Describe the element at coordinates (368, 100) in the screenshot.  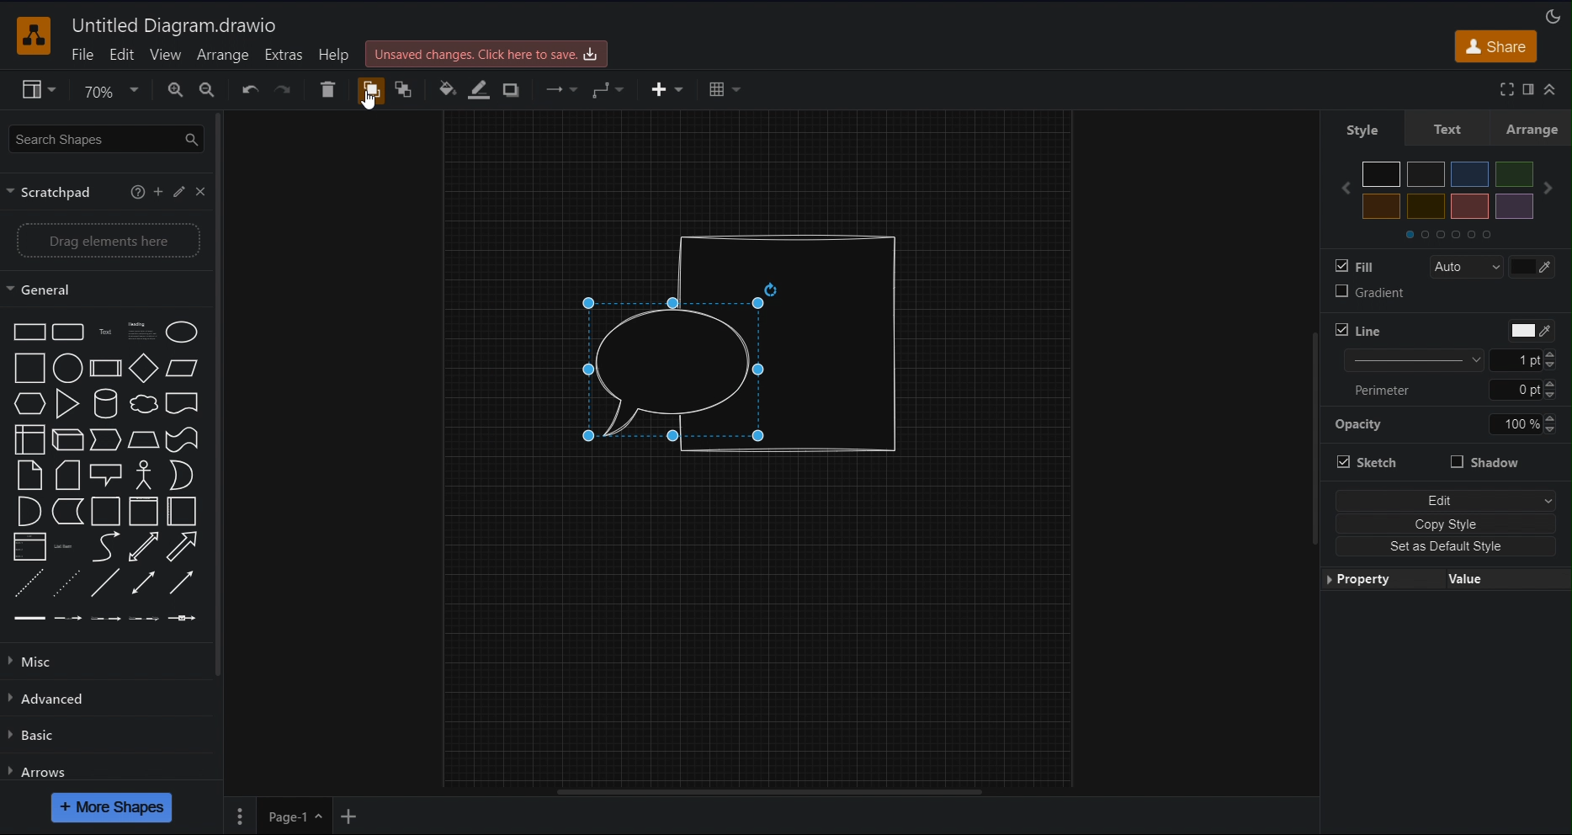
I see `Cursor` at that location.